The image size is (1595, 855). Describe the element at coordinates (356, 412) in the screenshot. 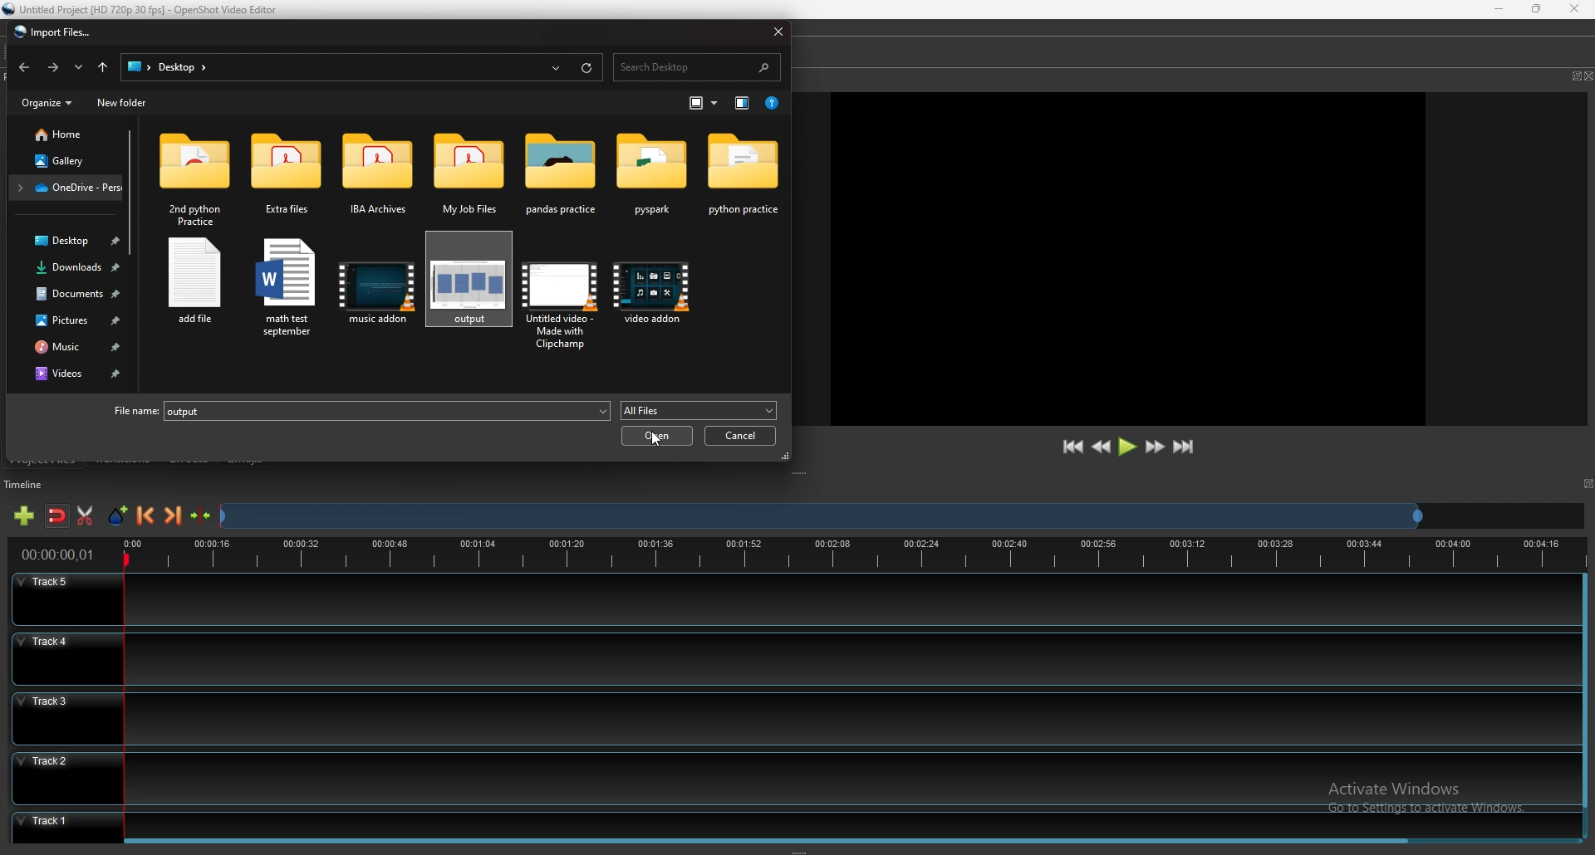

I see `file` at that location.